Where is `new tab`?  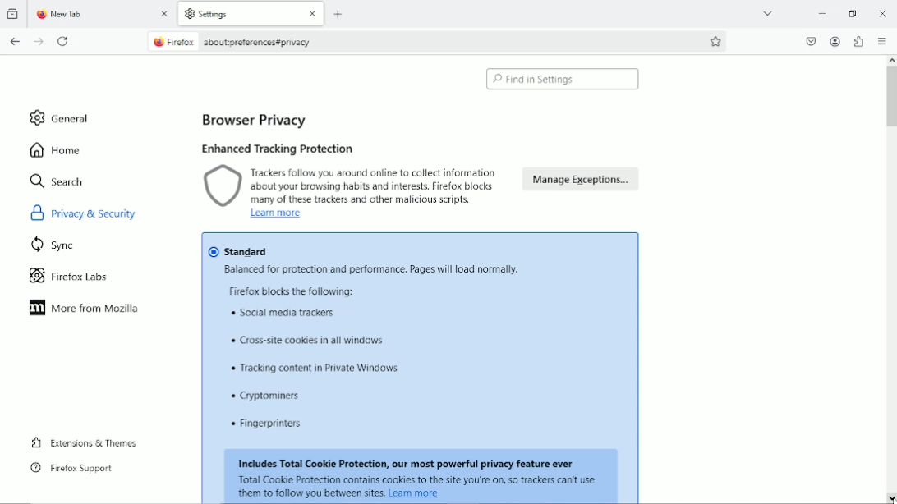 new tab is located at coordinates (340, 14).